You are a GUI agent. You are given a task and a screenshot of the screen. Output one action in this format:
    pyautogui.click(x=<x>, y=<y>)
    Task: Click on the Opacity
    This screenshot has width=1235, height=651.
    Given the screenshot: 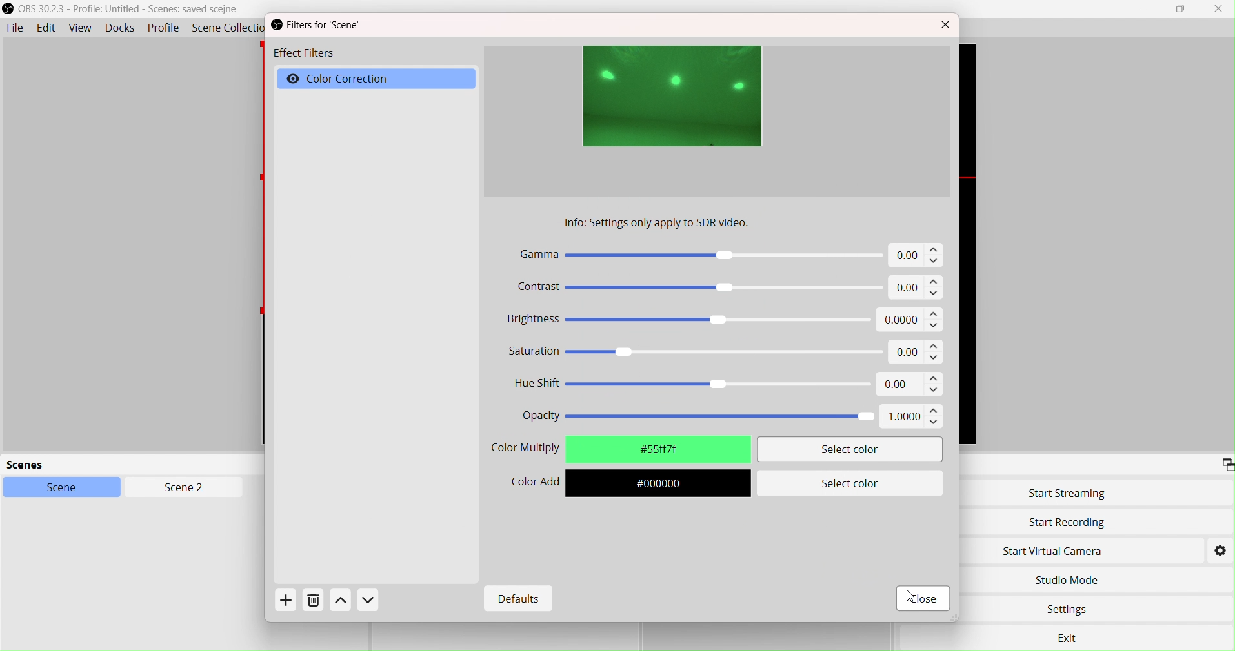 What is the action you would take?
    pyautogui.click(x=692, y=418)
    